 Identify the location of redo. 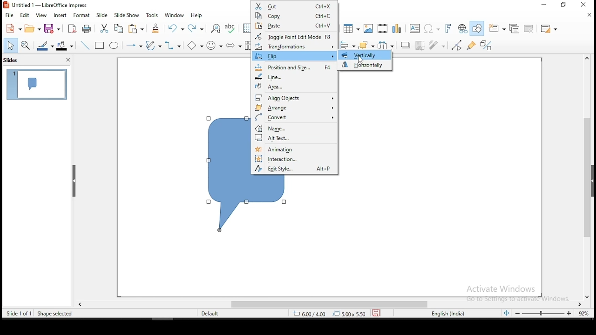
(198, 28).